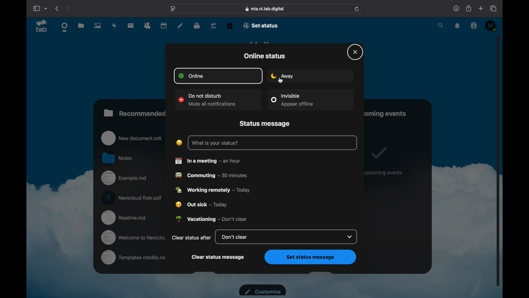 The width and height of the screenshot is (529, 298). Describe the element at coordinates (36, 8) in the screenshot. I see `show sidebar` at that location.